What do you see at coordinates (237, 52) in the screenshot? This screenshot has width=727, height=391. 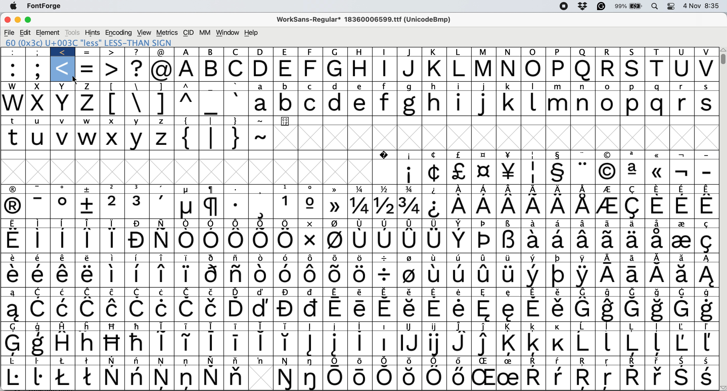 I see `c` at bounding box center [237, 52].